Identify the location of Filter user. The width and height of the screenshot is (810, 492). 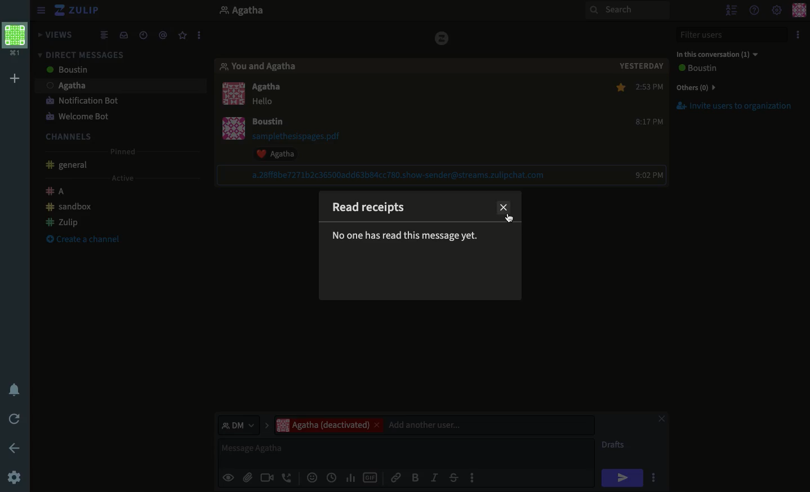
(734, 35).